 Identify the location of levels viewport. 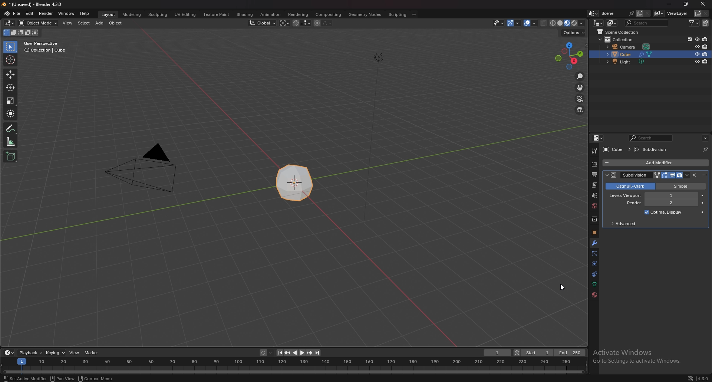
(654, 195).